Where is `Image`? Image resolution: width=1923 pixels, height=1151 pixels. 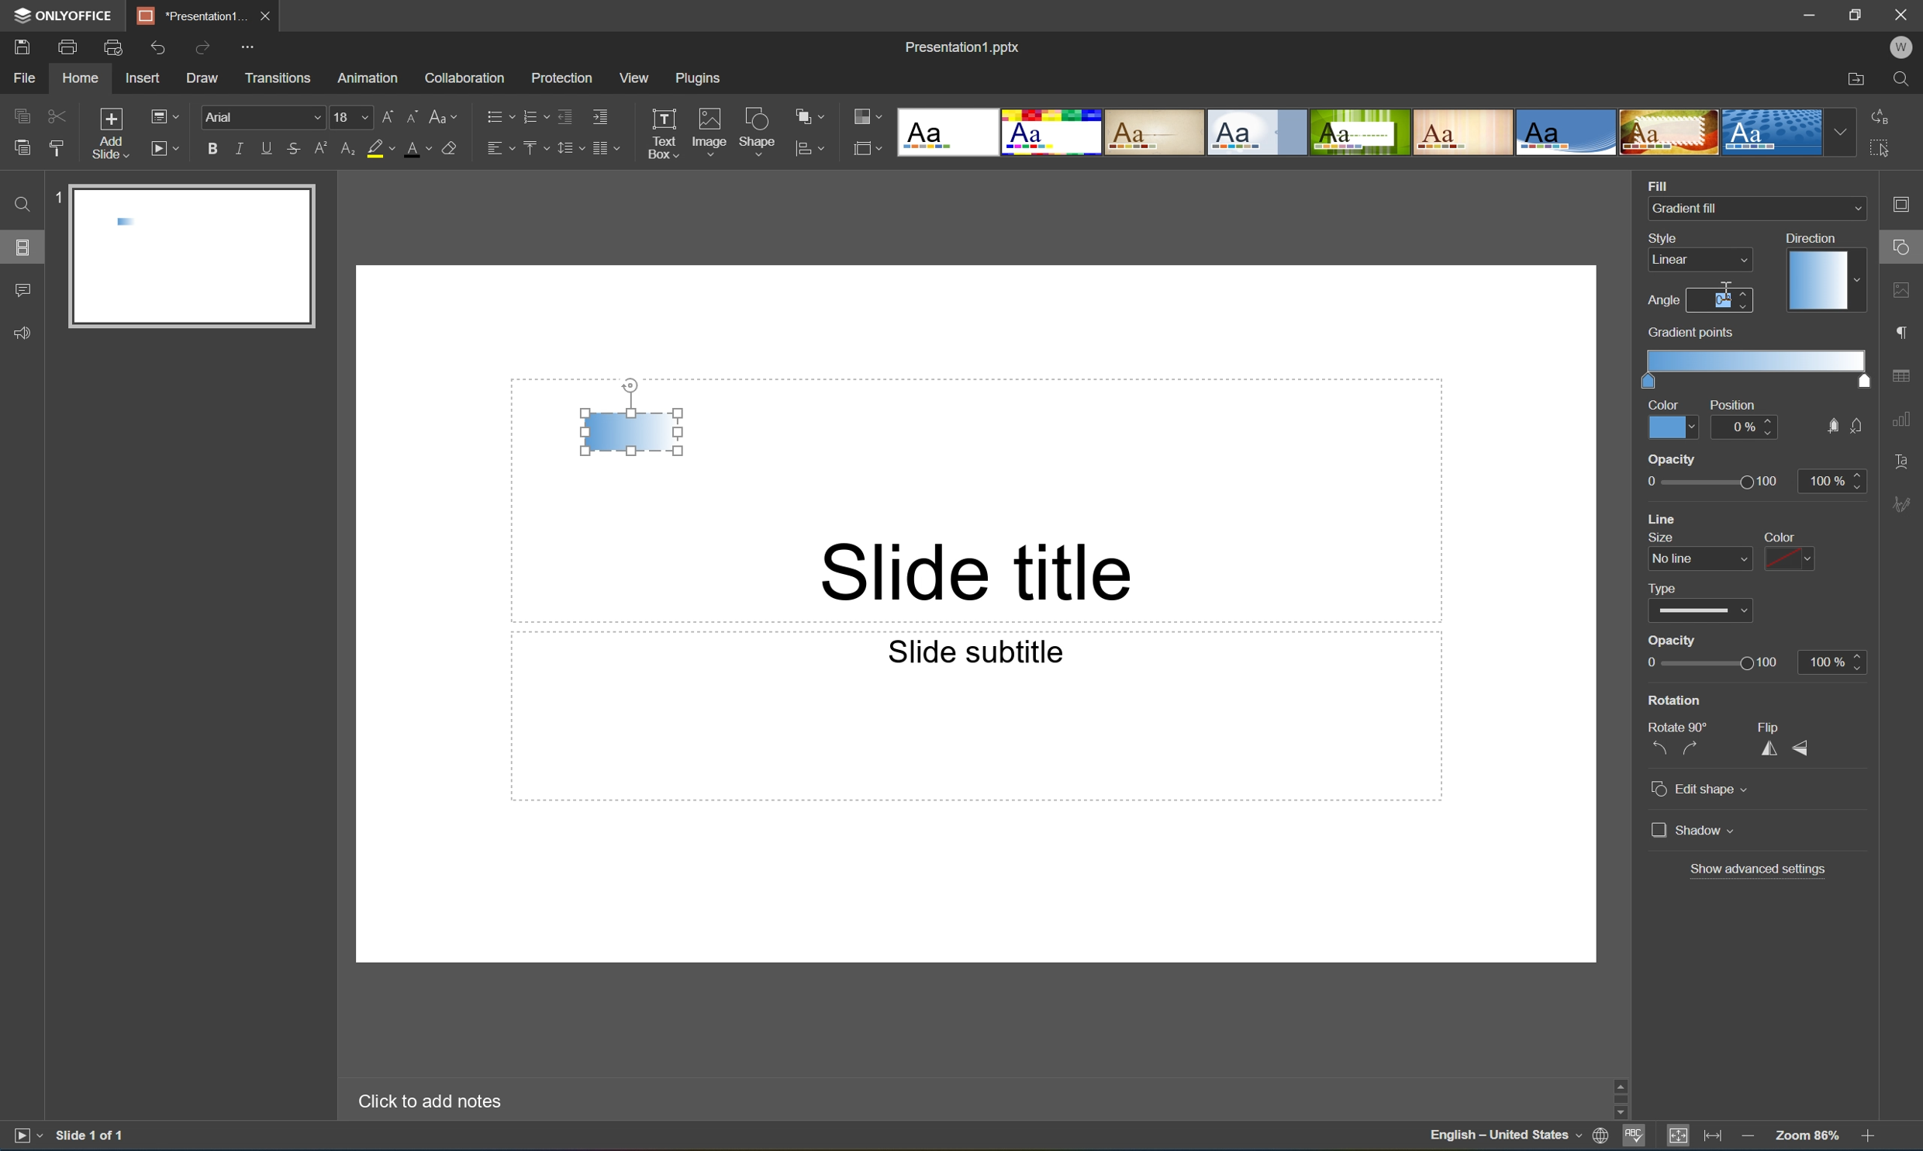
Image is located at coordinates (710, 134).